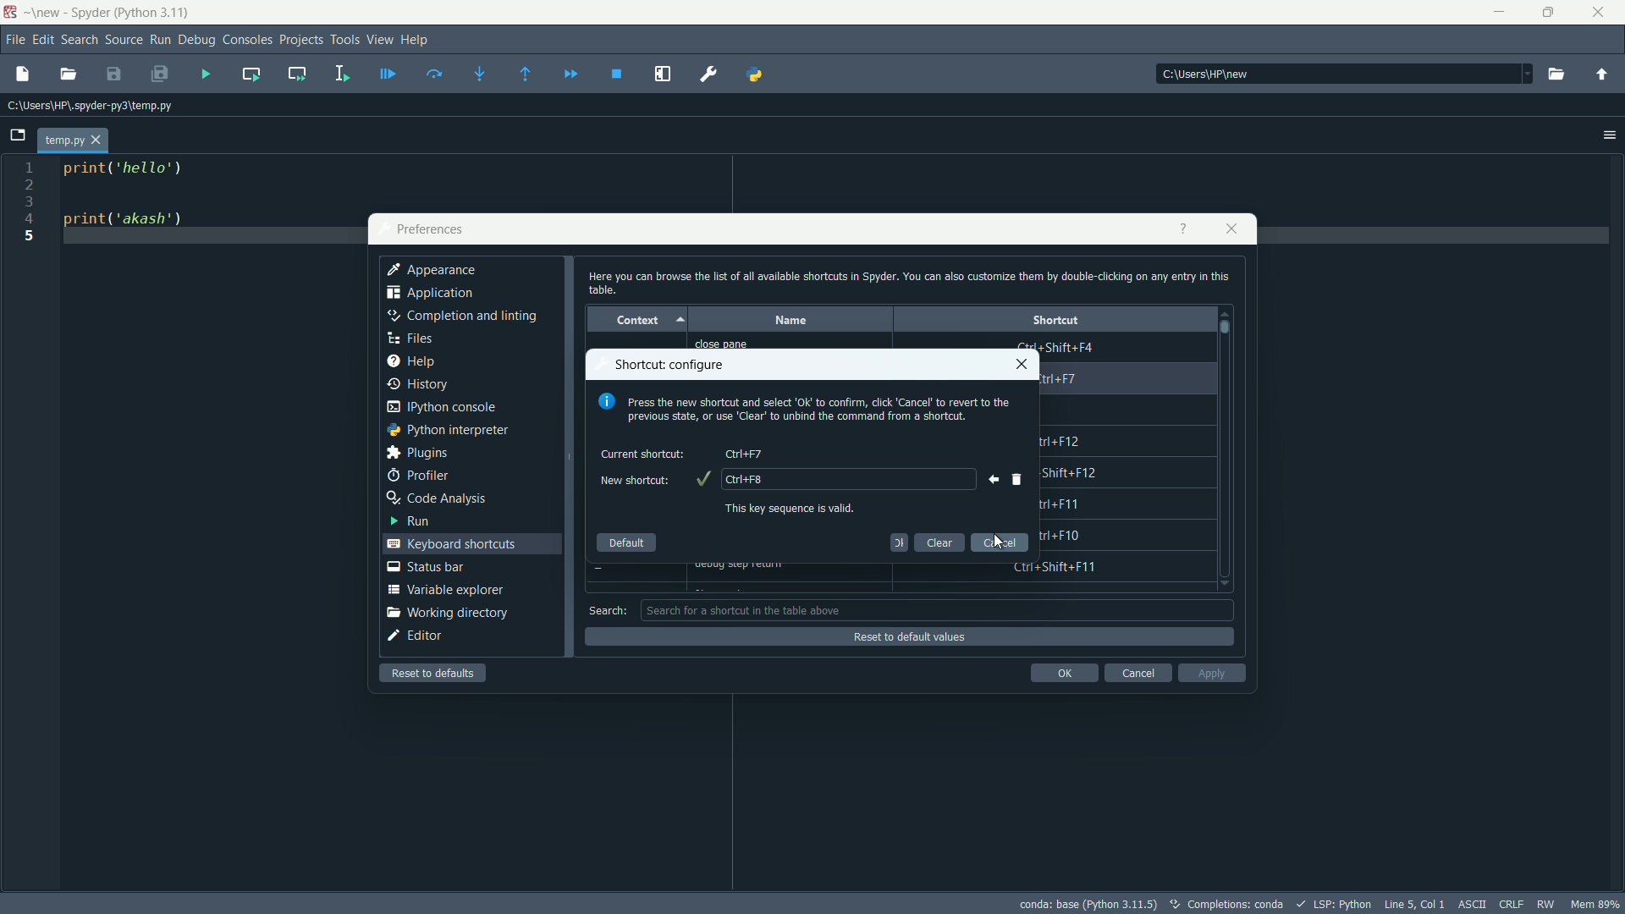  I want to click on browse directory, so click(1556, 75).